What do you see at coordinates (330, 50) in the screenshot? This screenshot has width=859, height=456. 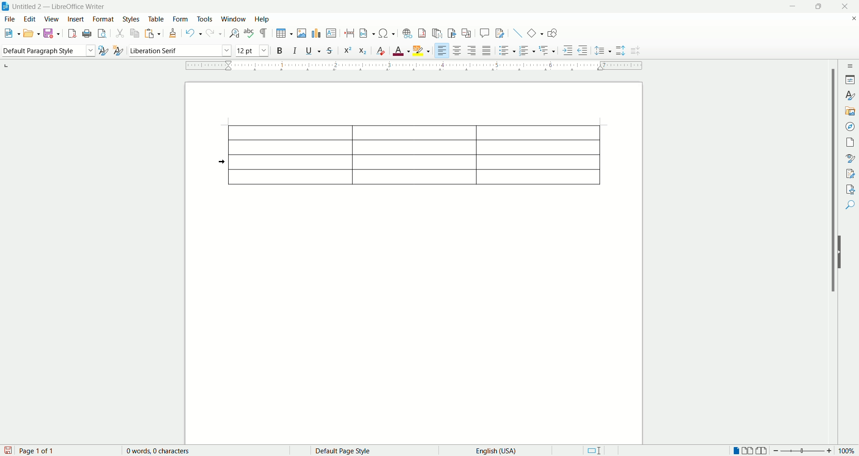 I see `strikethrough` at bounding box center [330, 50].